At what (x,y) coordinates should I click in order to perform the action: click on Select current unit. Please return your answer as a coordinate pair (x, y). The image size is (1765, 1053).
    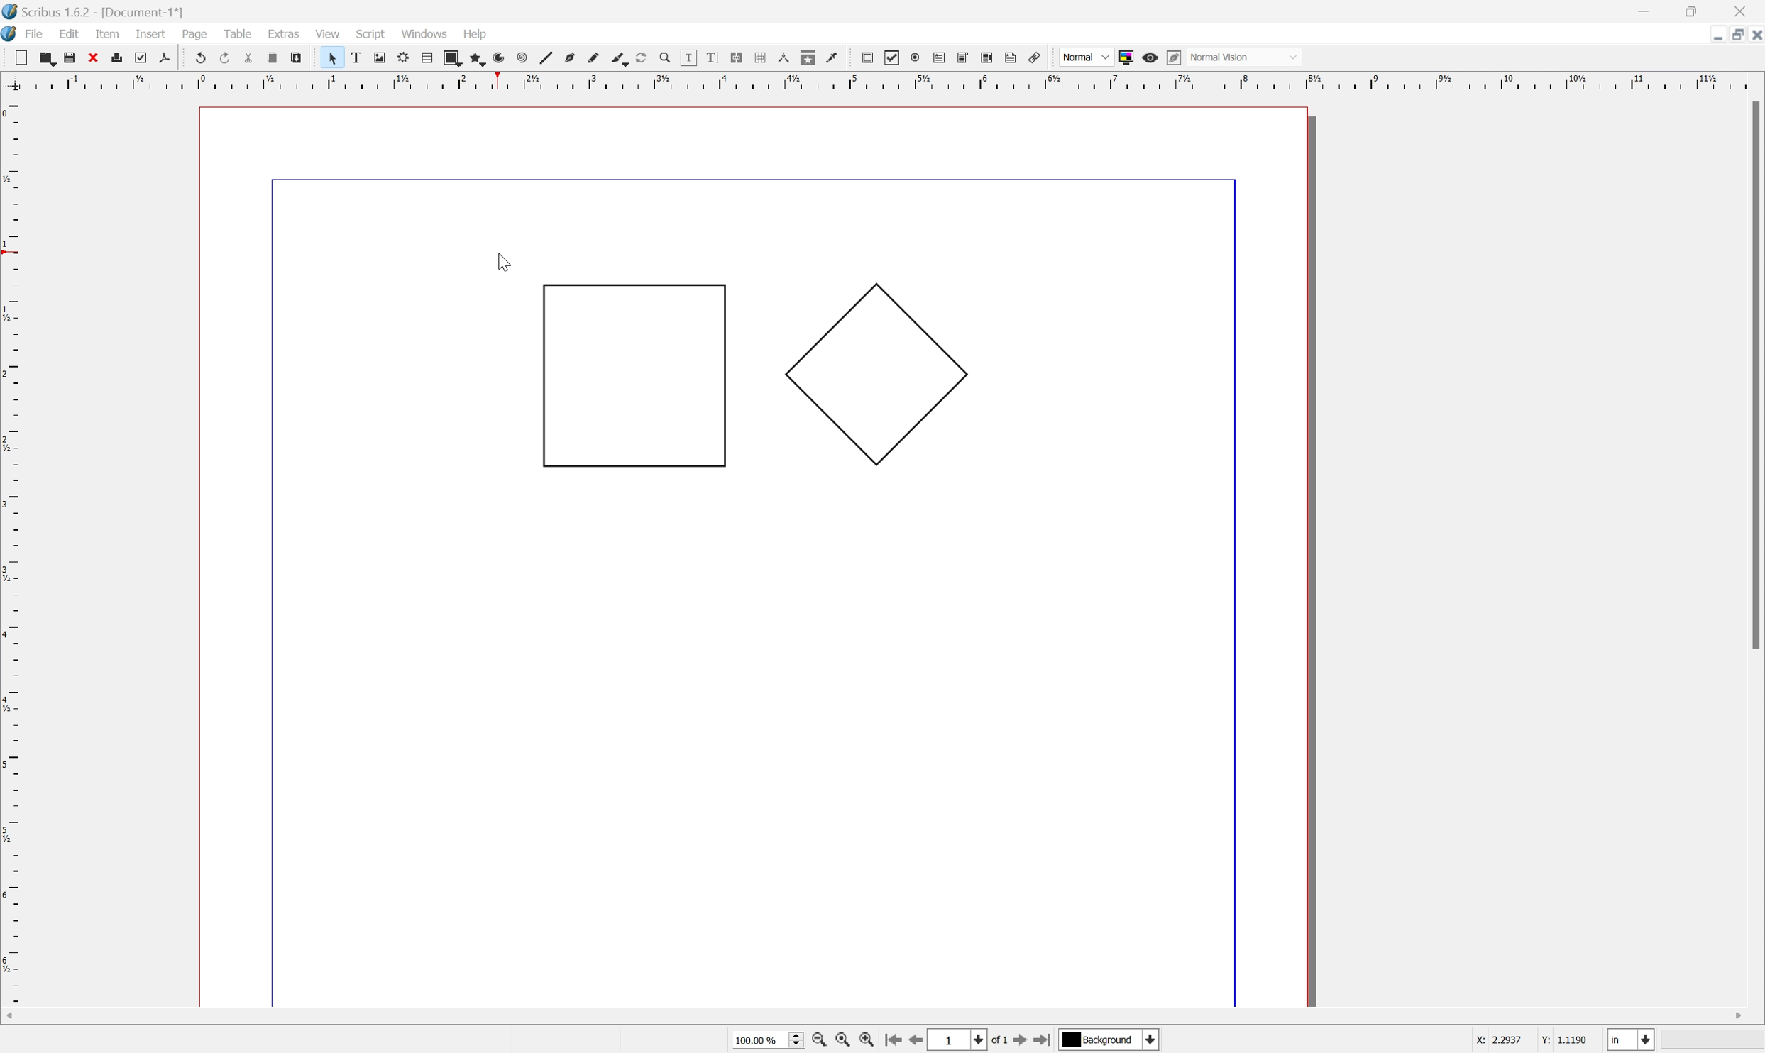
    Looking at the image, I should click on (1631, 1041).